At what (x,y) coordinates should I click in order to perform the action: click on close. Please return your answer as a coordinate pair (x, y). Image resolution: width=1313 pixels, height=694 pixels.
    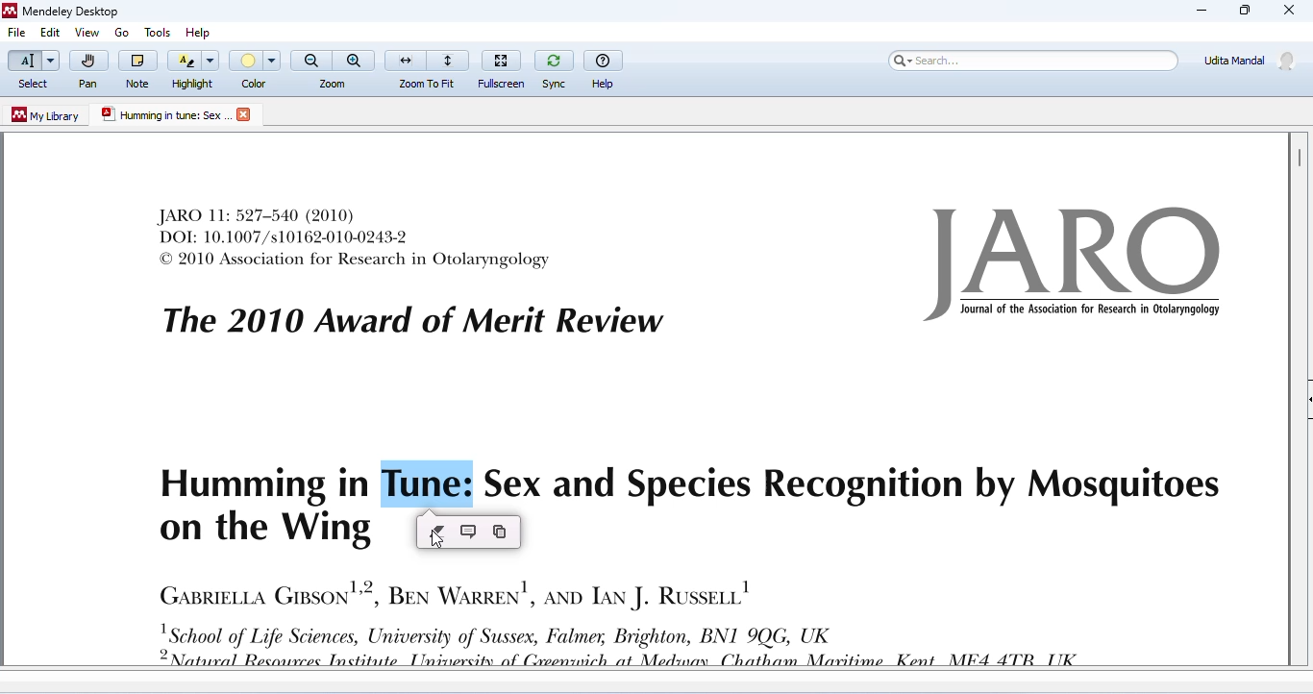
    Looking at the image, I should click on (1290, 12).